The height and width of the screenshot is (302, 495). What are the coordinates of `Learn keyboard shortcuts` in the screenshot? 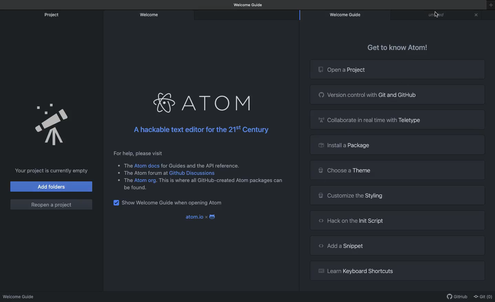 It's located at (407, 271).